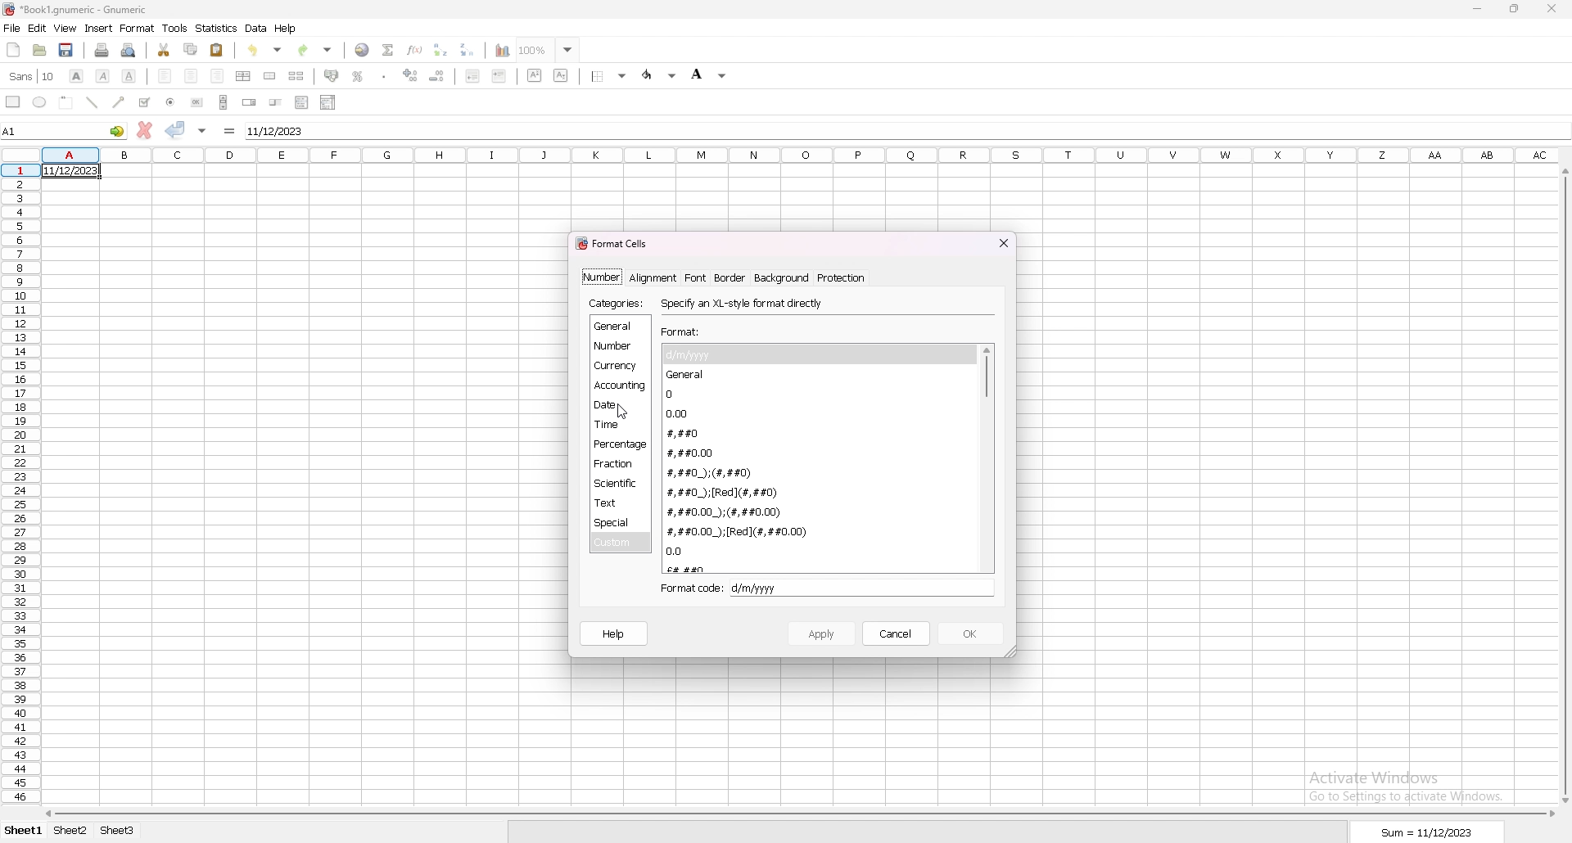 Image resolution: width=1572 pixels, height=843 pixels. What do you see at coordinates (315, 50) in the screenshot?
I see `redo` at bounding box center [315, 50].